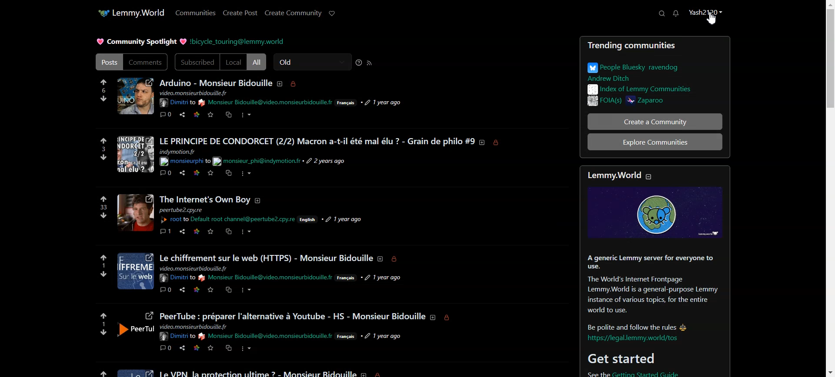 The image size is (835, 377). Describe the element at coordinates (483, 142) in the screenshot. I see `about` at that location.